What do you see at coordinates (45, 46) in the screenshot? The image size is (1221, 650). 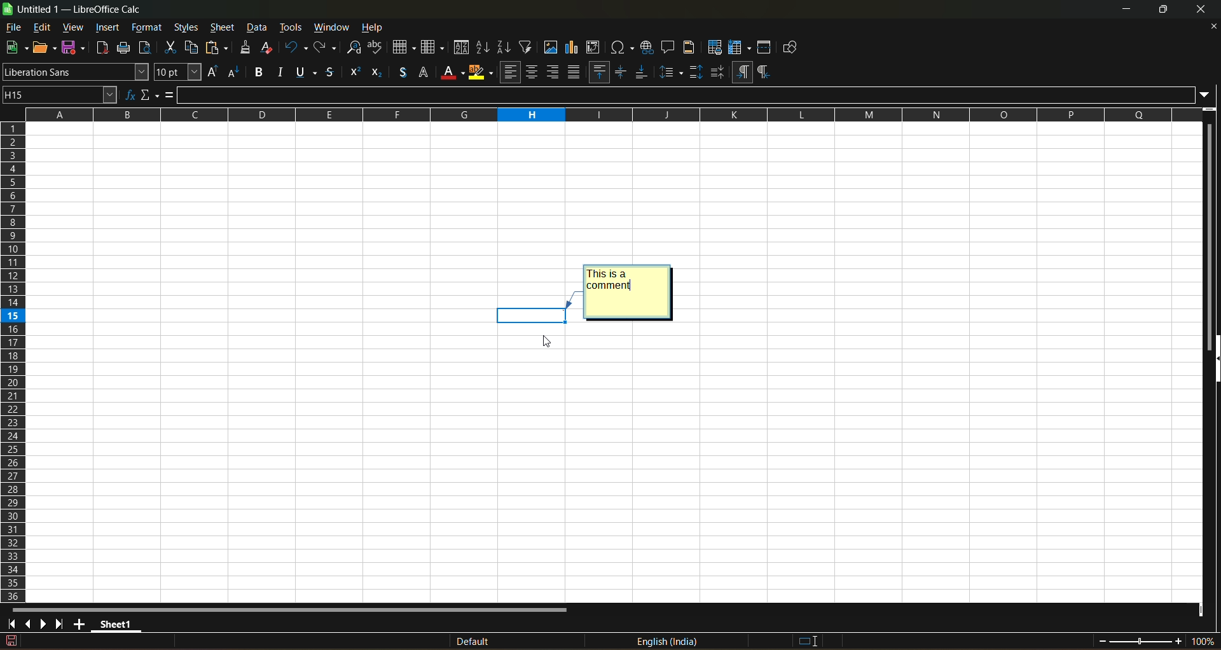 I see `open` at bounding box center [45, 46].